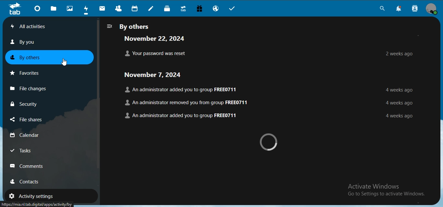 The height and width of the screenshot is (207, 443). What do you see at coordinates (432, 9) in the screenshot?
I see `view profile` at bounding box center [432, 9].